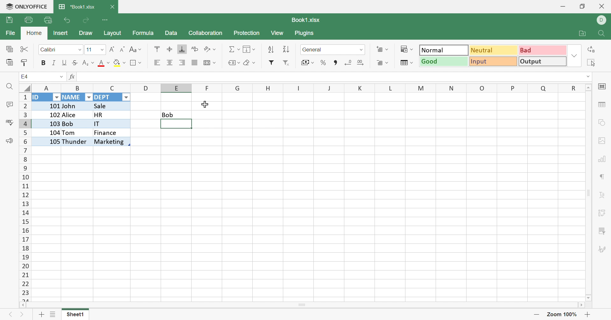  Describe the element at coordinates (208, 62) in the screenshot. I see `Merge and center` at that location.